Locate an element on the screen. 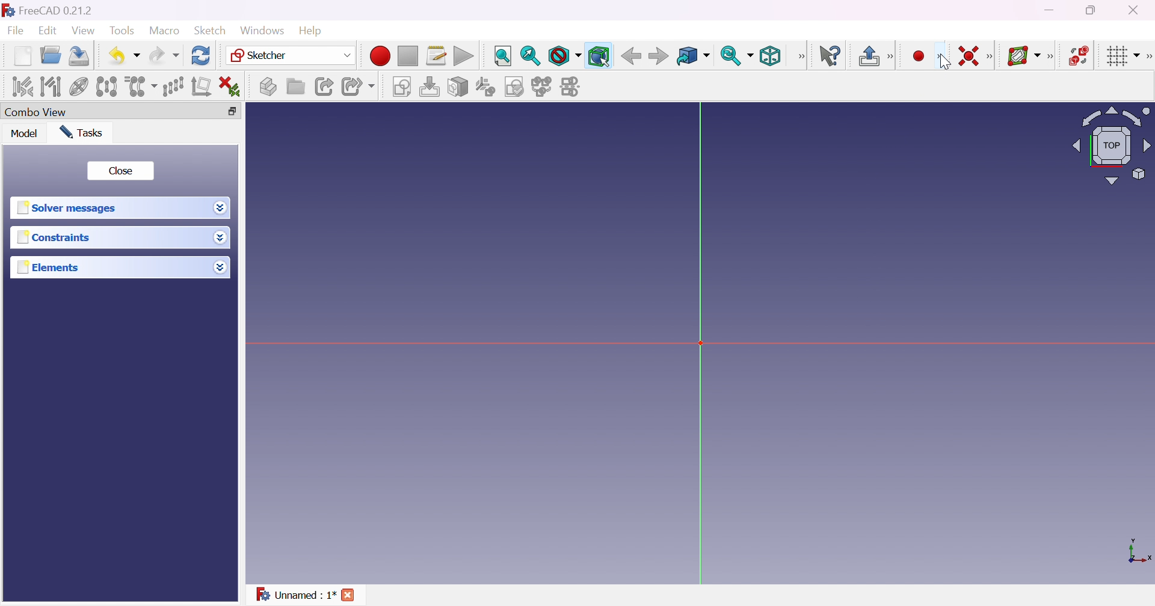 The image size is (1155, 606). Model is located at coordinates (24, 133).